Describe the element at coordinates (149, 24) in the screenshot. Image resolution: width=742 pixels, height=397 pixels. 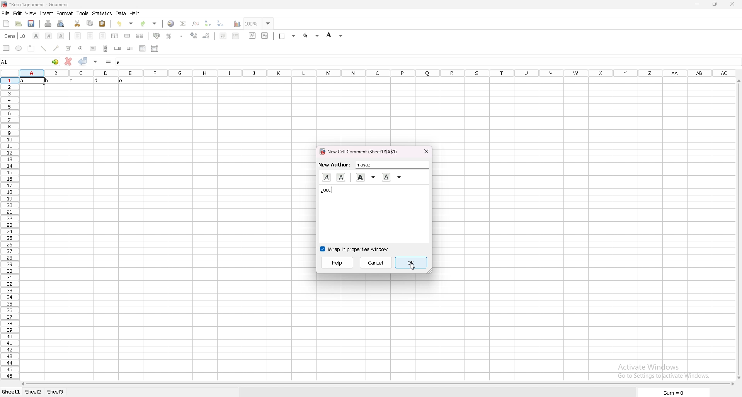
I see `redo` at that location.